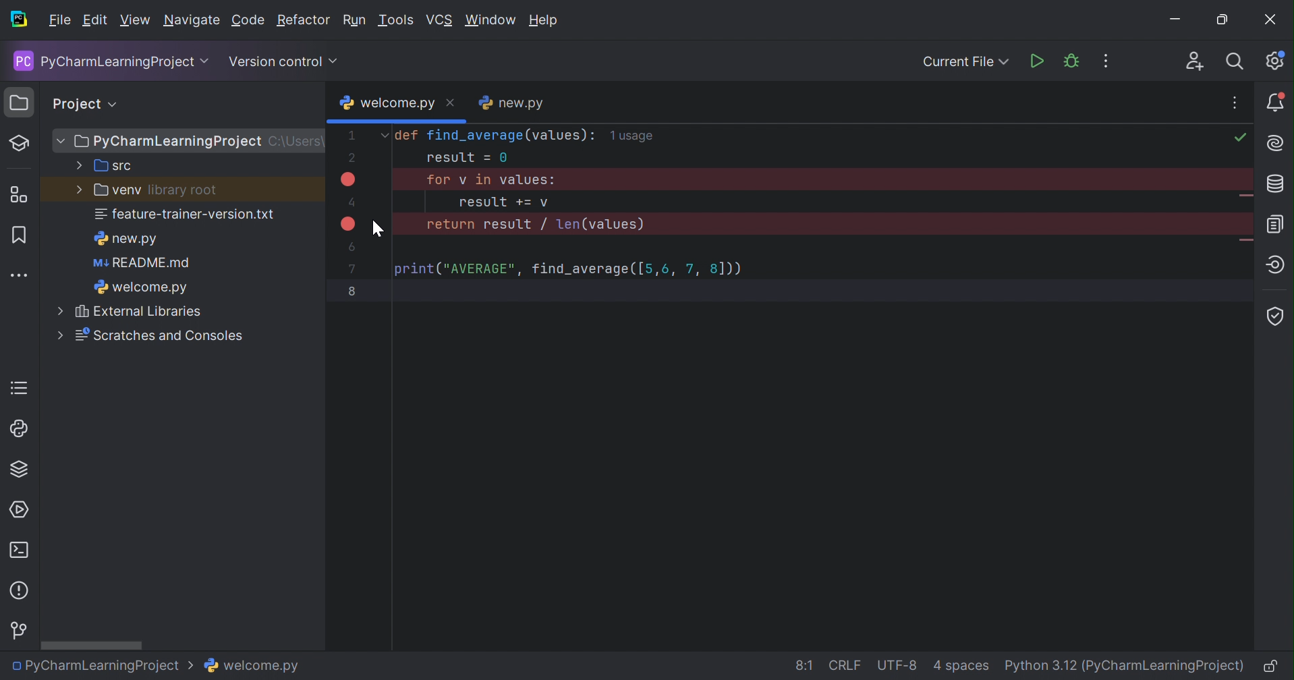  Describe the element at coordinates (569, 268) in the screenshot. I see `print("AVERAGE", find_average([5,6,7,8]))` at that location.